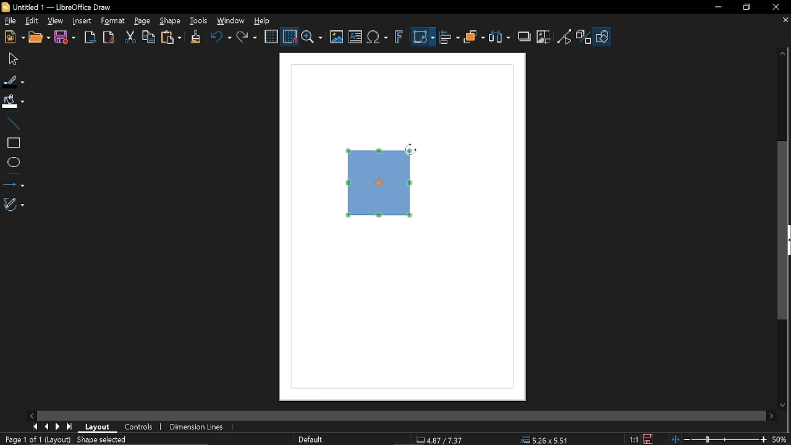 This screenshot has height=445, width=791. Describe the element at coordinates (337, 37) in the screenshot. I see `Insert image` at that location.